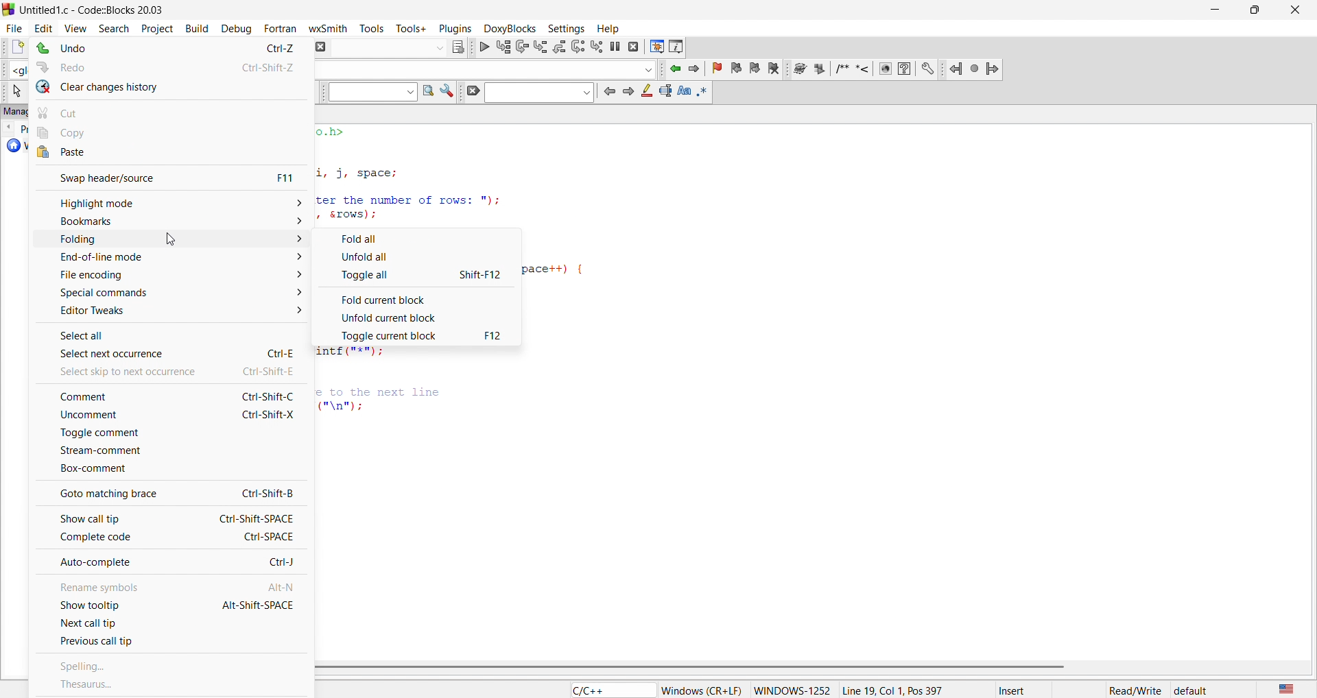 This screenshot has width=1317, height=698. I want to click on paste, so click(171, 153).